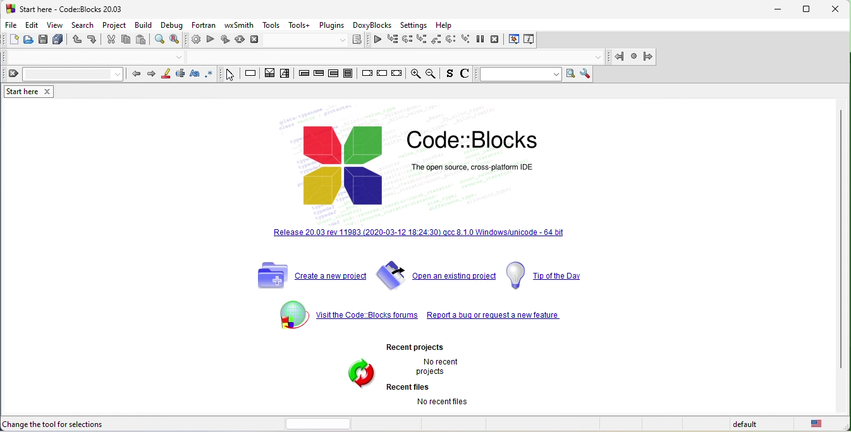 The image size is (851, 432). I want to click on show option window, so click(585, 74).